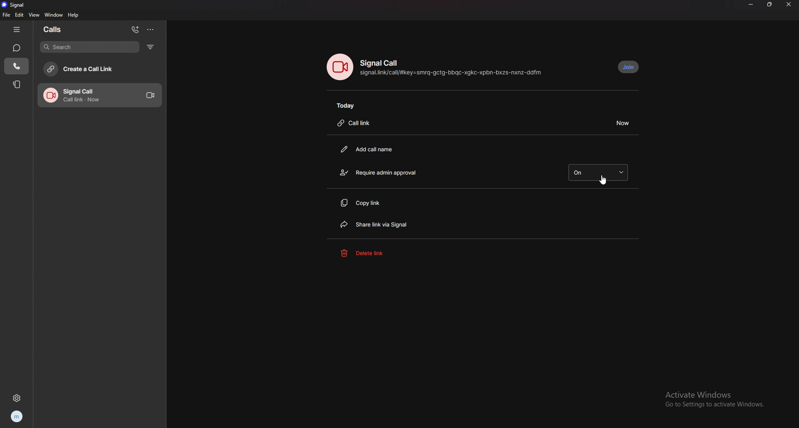 The image size is (799, 428). What do you see at coordinates (771, 4) in the screenshot?
I see `resize` at bounding box center [771, 4].